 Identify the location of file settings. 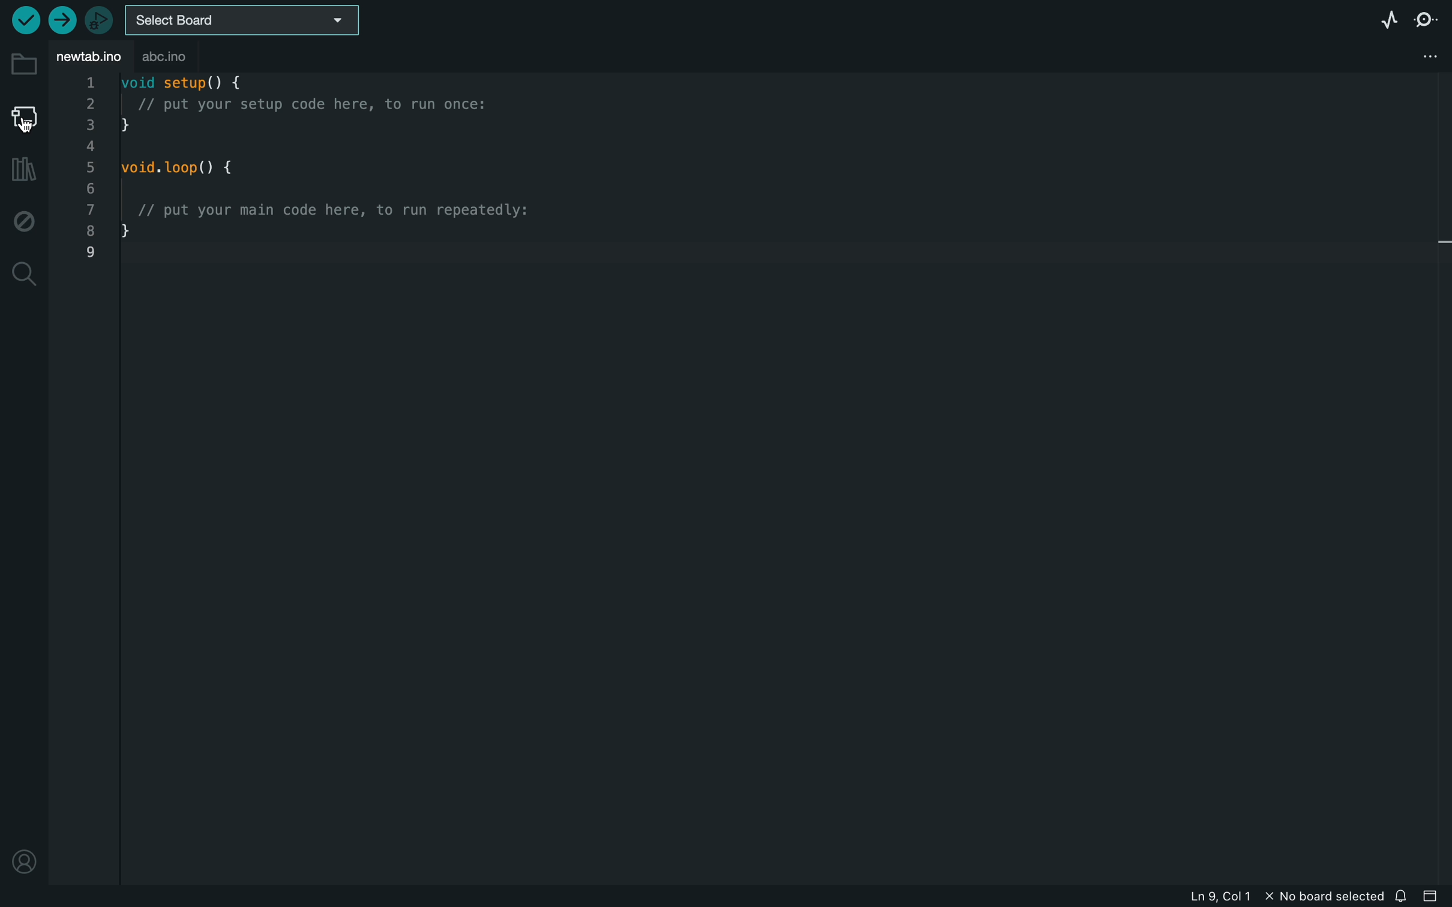
(1412, 58).